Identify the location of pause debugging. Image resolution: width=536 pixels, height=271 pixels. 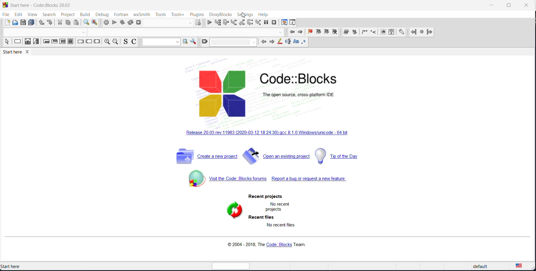
(266, 23).